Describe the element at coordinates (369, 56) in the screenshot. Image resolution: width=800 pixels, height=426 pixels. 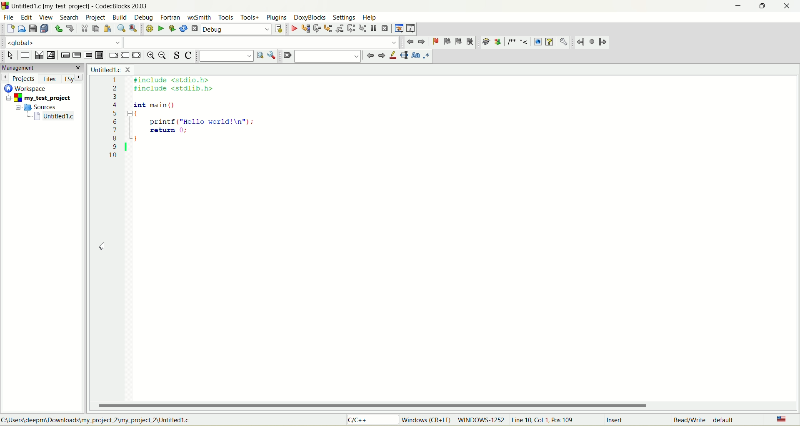
I see `go back` at that location.